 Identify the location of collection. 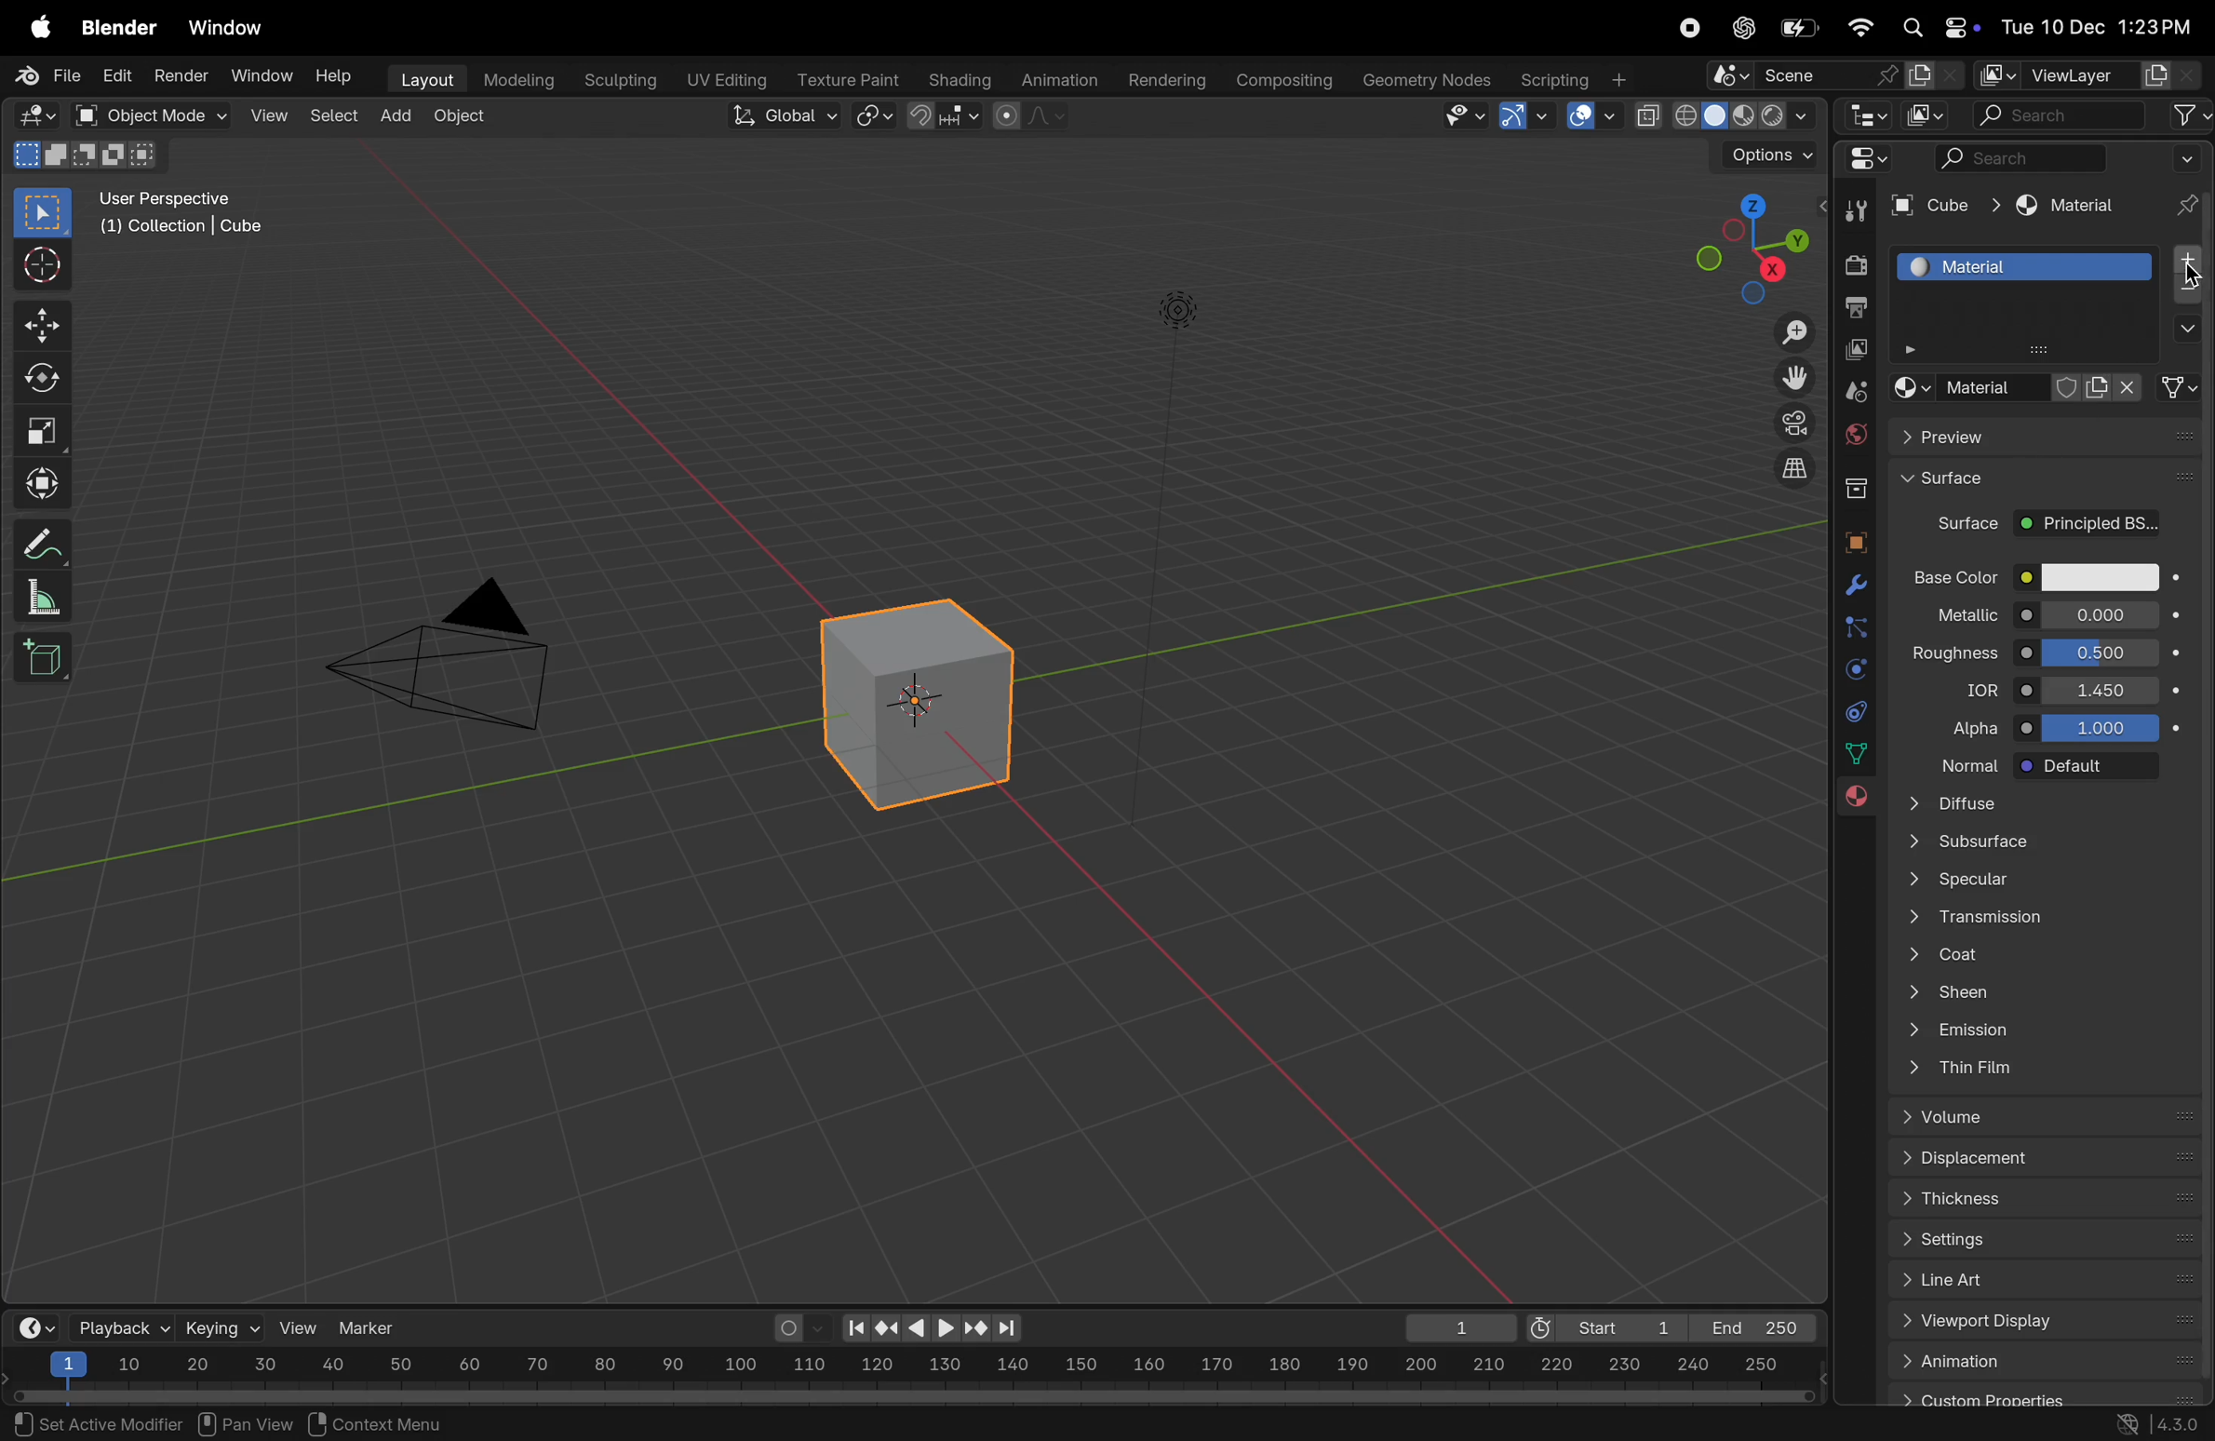
(1851, 485).